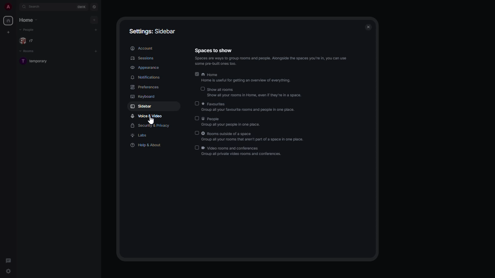  I want to click on keyboard, so click(143, 96).